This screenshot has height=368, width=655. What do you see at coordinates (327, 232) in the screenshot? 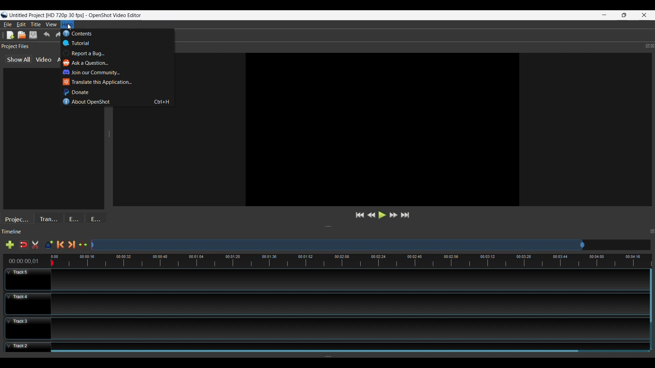
I see `Timeline Panel` at bounding box center [327, 232].